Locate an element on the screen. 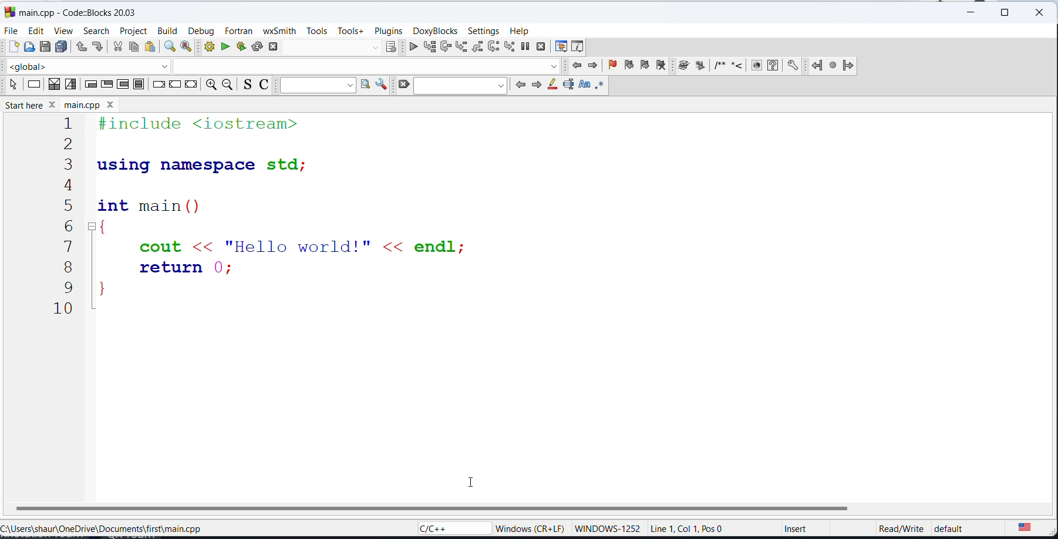  SHOW TARGET DIALOG is located at coordinates (390, 48).